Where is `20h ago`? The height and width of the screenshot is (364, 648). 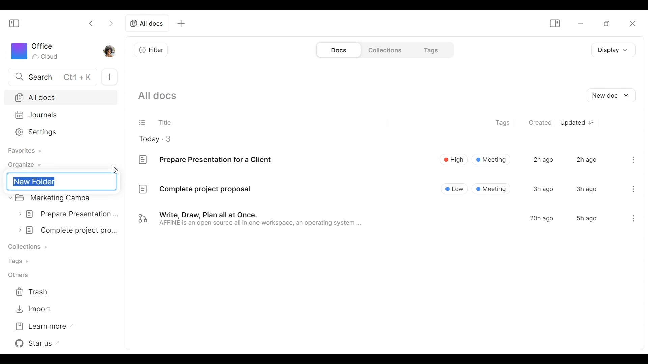 20h ago is located at coordinates (542, 218).